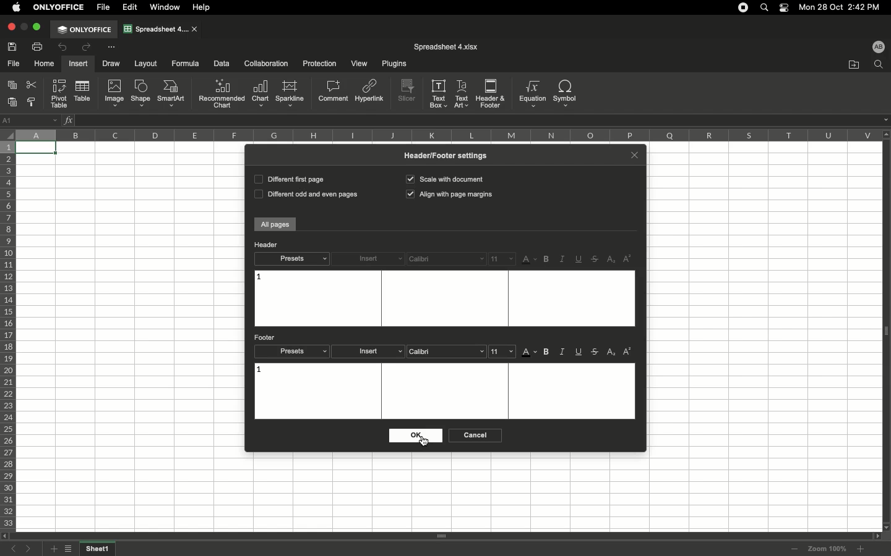  I want to click on Pivot table, so click(60, 93).